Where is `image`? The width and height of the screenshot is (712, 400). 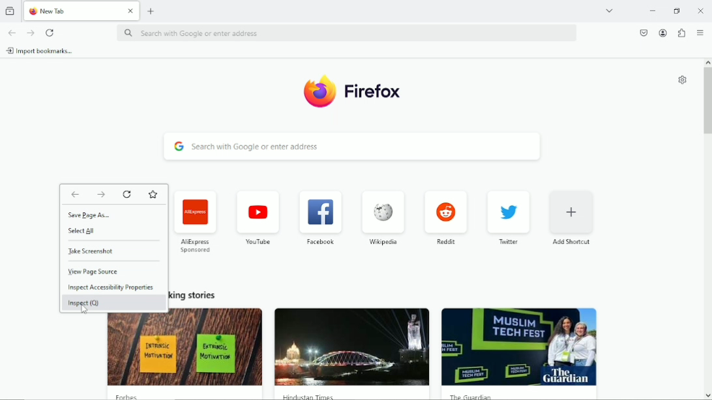 image is located at coordinates (518, 347).